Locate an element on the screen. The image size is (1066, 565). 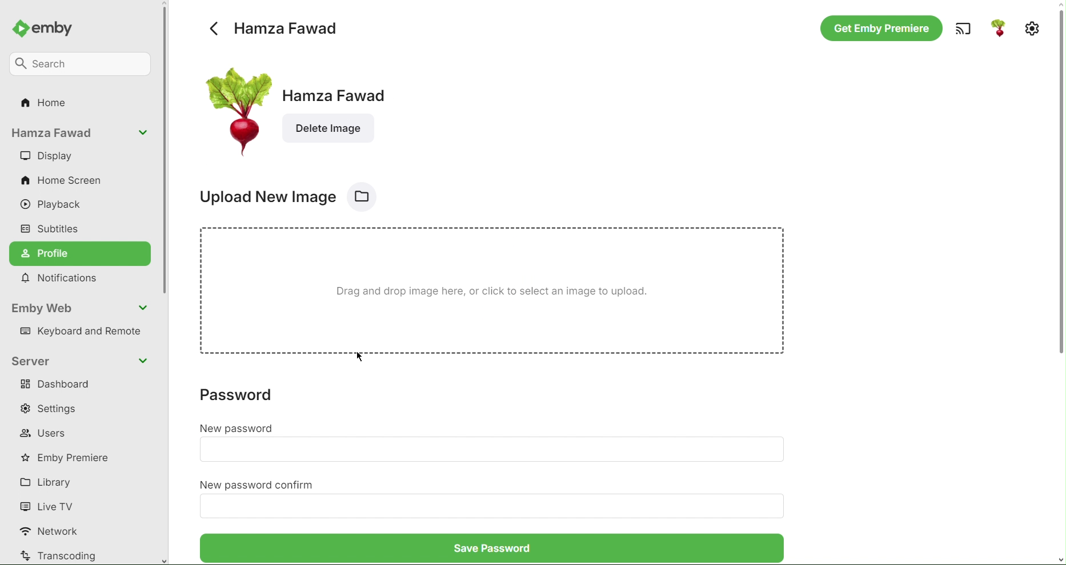
Hamza Fawad is located at coordinates (273, 26).